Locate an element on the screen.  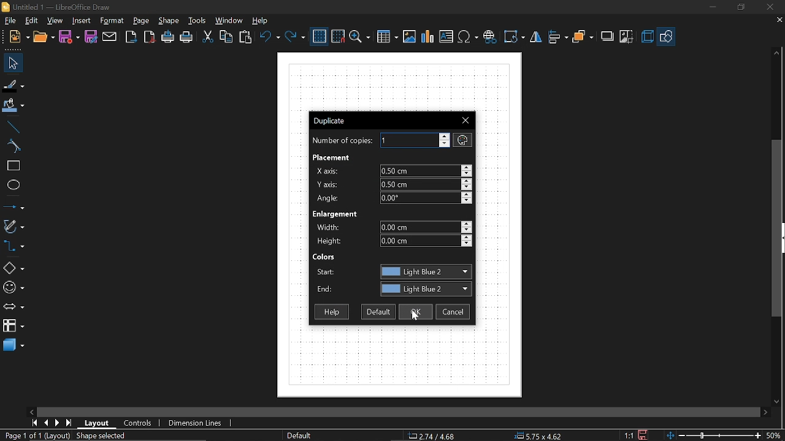
Dimension lines is located at coordinates (196, 423).